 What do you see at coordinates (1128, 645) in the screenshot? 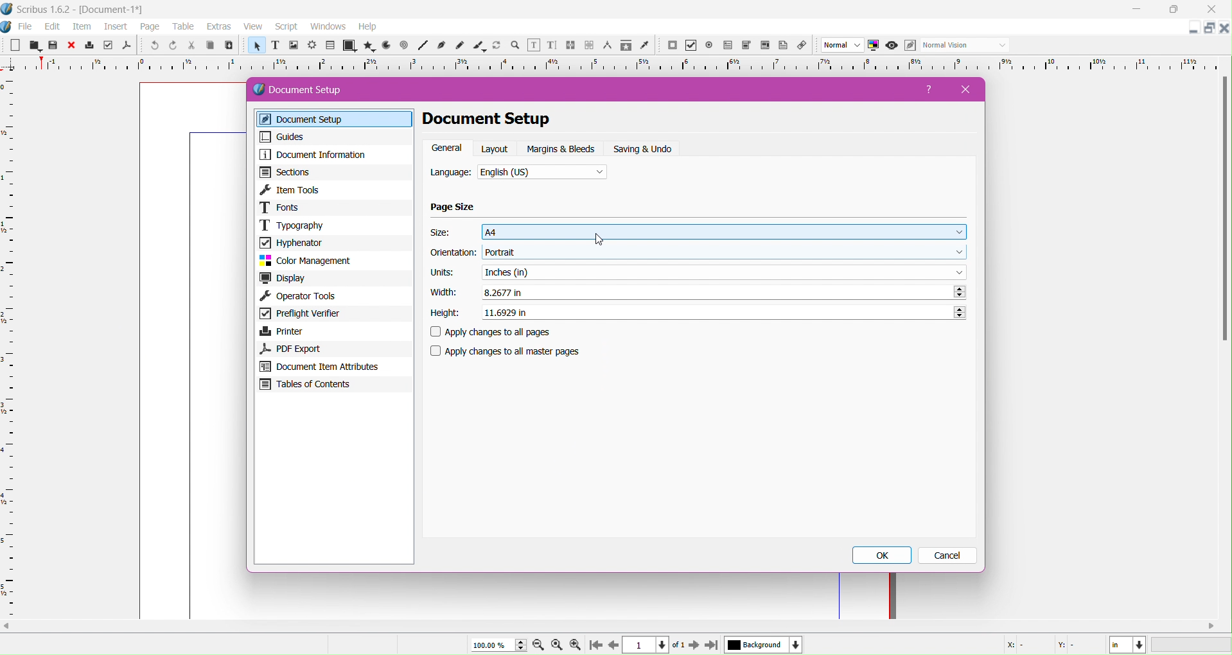
I see `measurement unit` at bounding box center [1128, 645].